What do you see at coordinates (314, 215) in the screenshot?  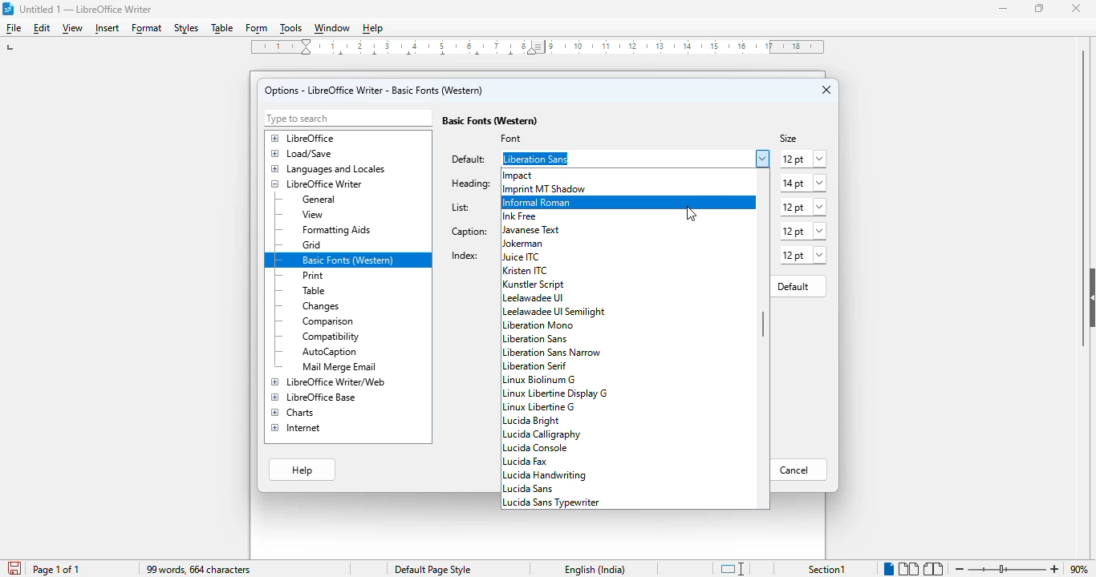 I see `view` at bounding box center [314, 215].